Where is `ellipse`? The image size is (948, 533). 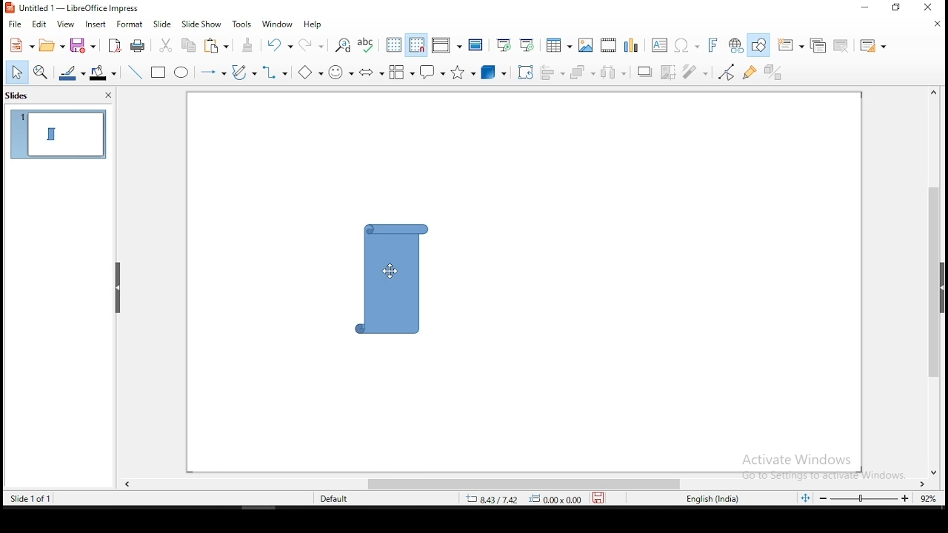 ellipse is located at coordinates (183, 73).